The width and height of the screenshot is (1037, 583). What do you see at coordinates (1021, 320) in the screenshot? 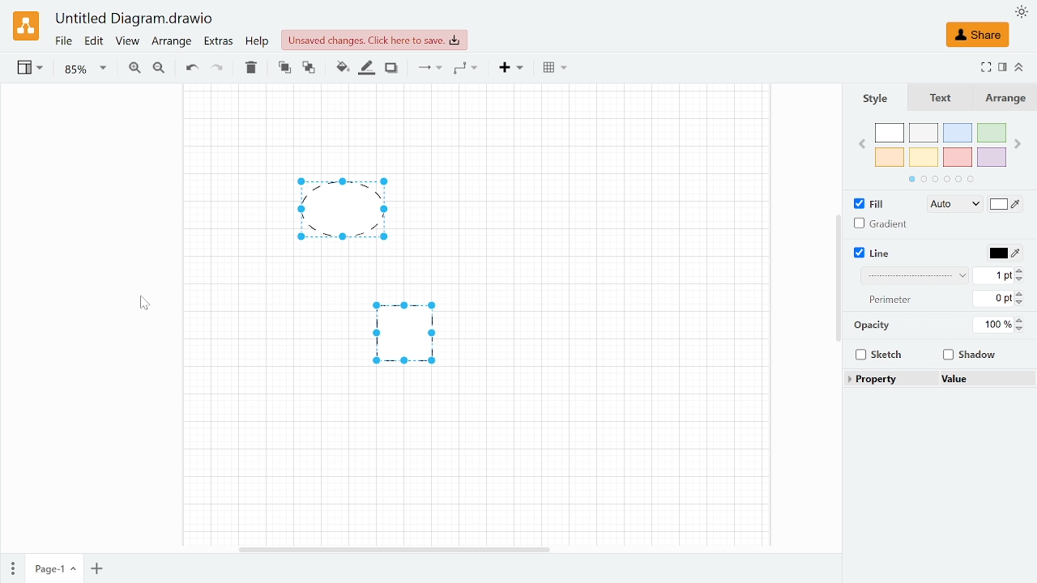
I see `Increase Opacity` at bounding box center [1021, 320].